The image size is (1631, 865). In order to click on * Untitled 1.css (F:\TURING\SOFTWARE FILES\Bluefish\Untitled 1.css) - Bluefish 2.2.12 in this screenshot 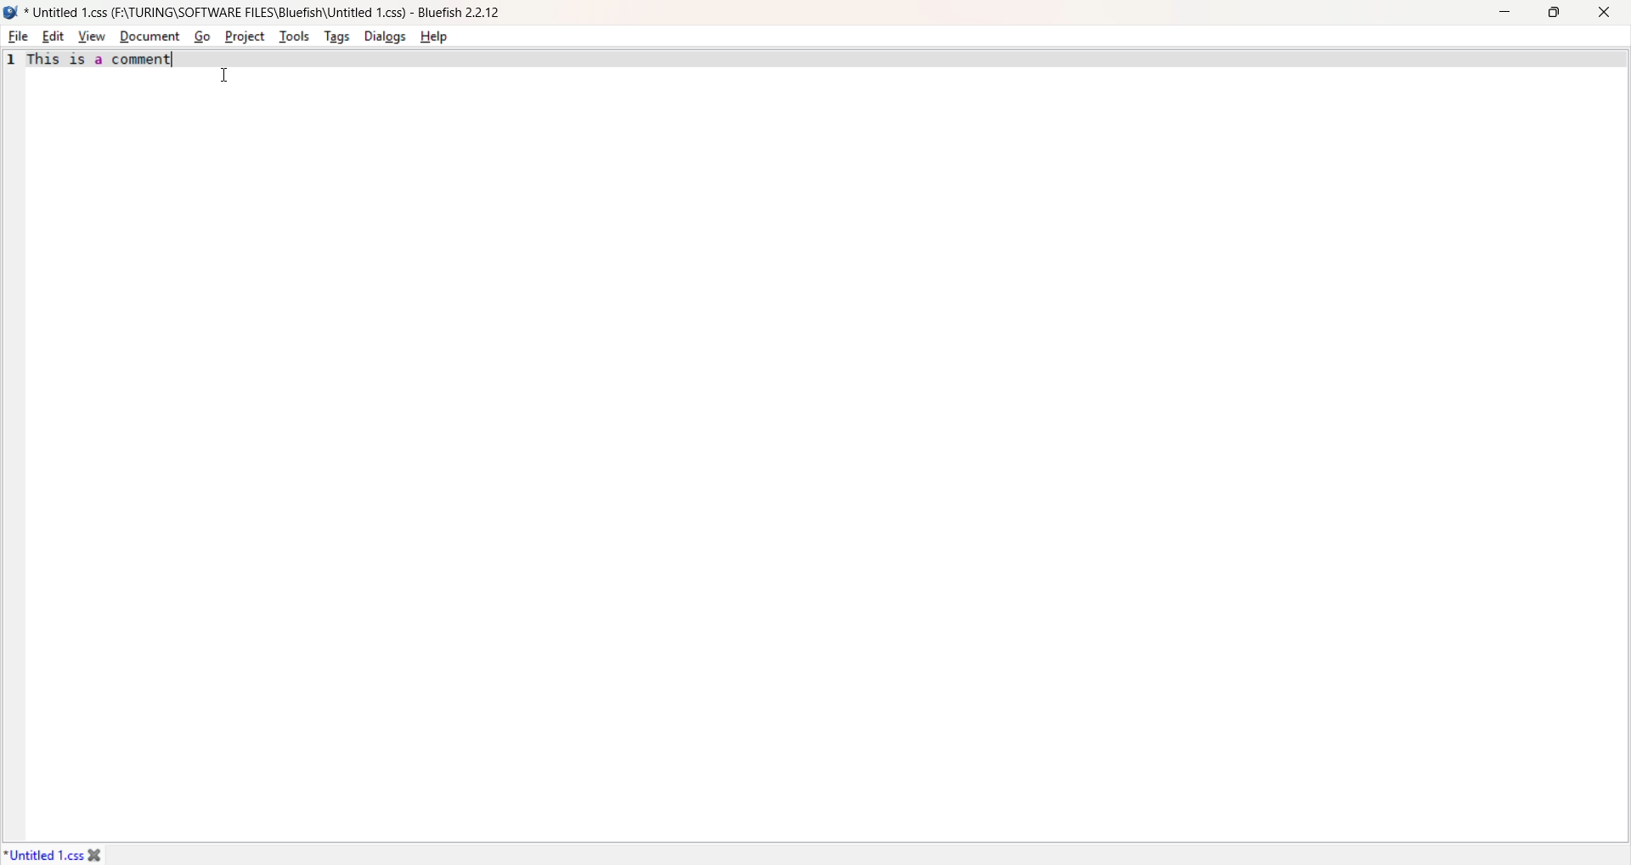, I will do `click(266, 12)`.